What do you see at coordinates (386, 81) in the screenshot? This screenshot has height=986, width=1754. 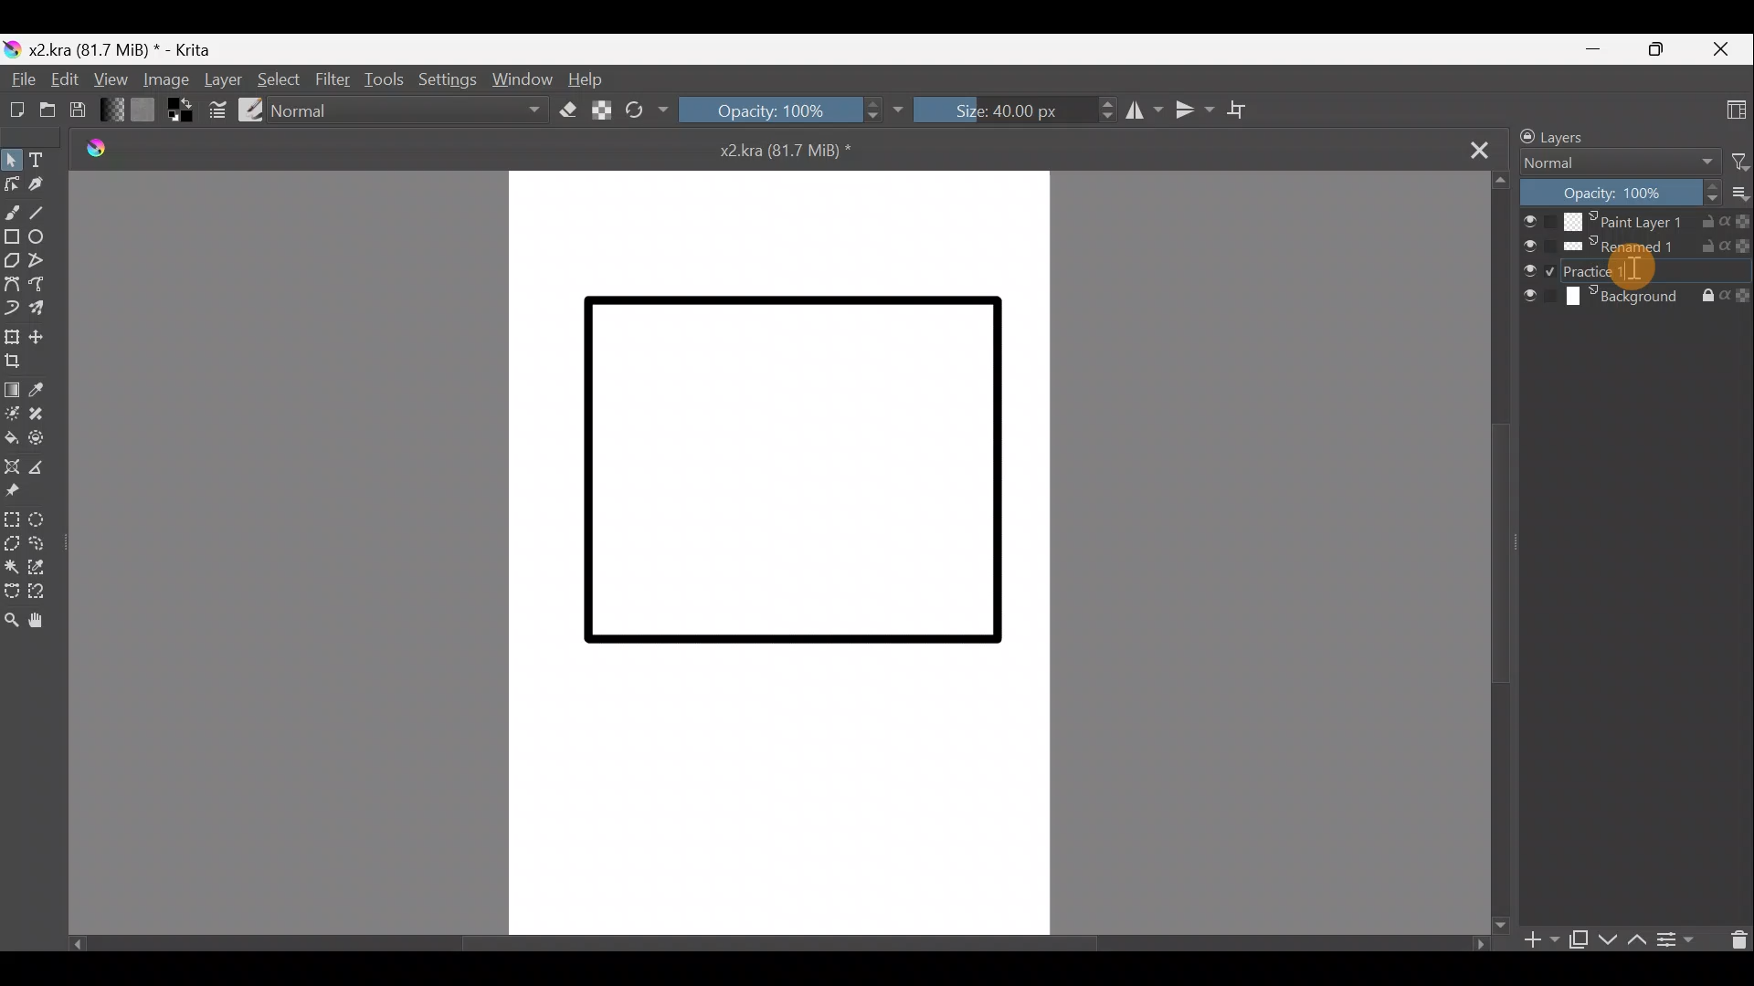 I see `Tools` at bounding box center [386, 81].